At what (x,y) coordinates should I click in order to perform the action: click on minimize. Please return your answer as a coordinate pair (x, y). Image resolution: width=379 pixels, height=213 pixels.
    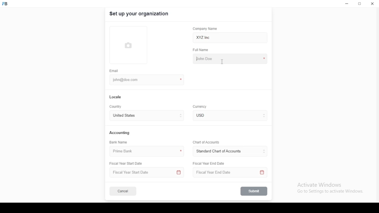
    Looking at the image, I should click on (347, 4).